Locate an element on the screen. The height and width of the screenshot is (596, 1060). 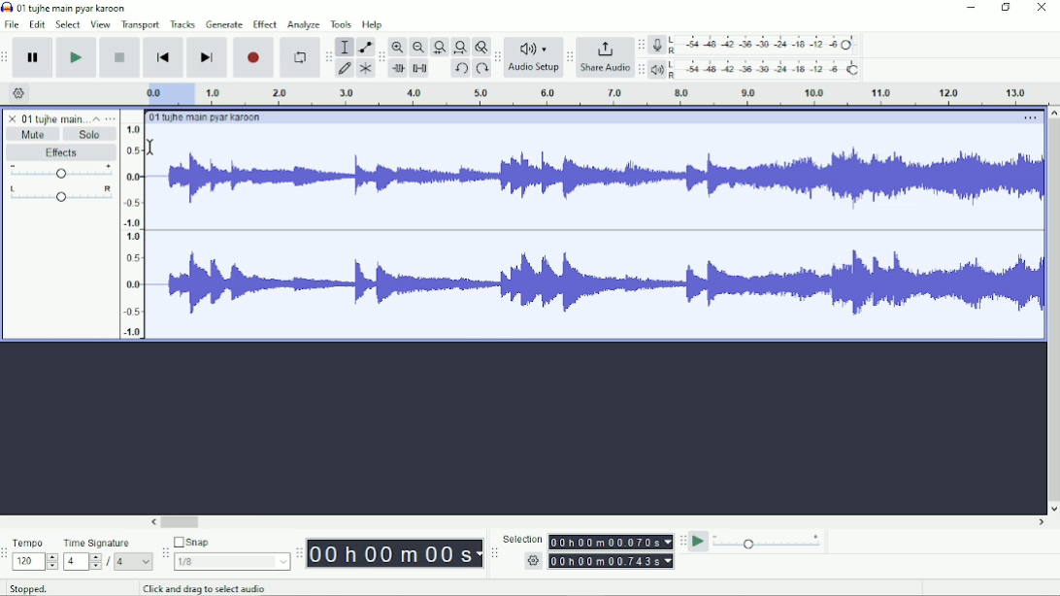
Zoom toggle is located at coordinates (480, 47).